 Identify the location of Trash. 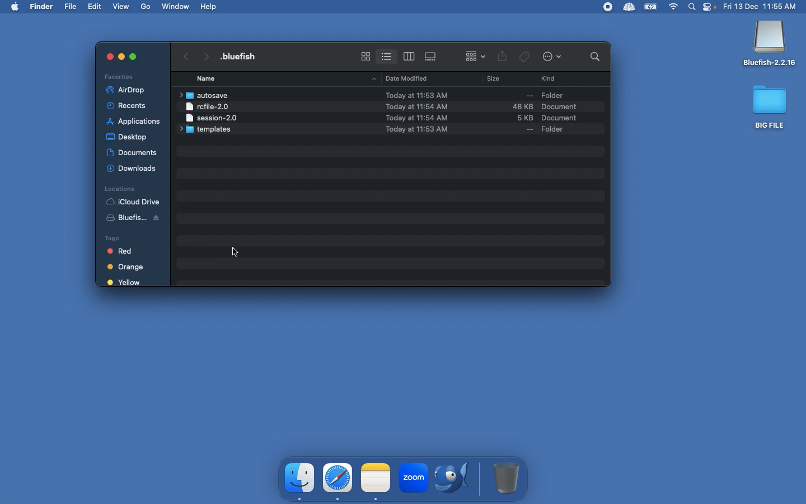
(507, 478).